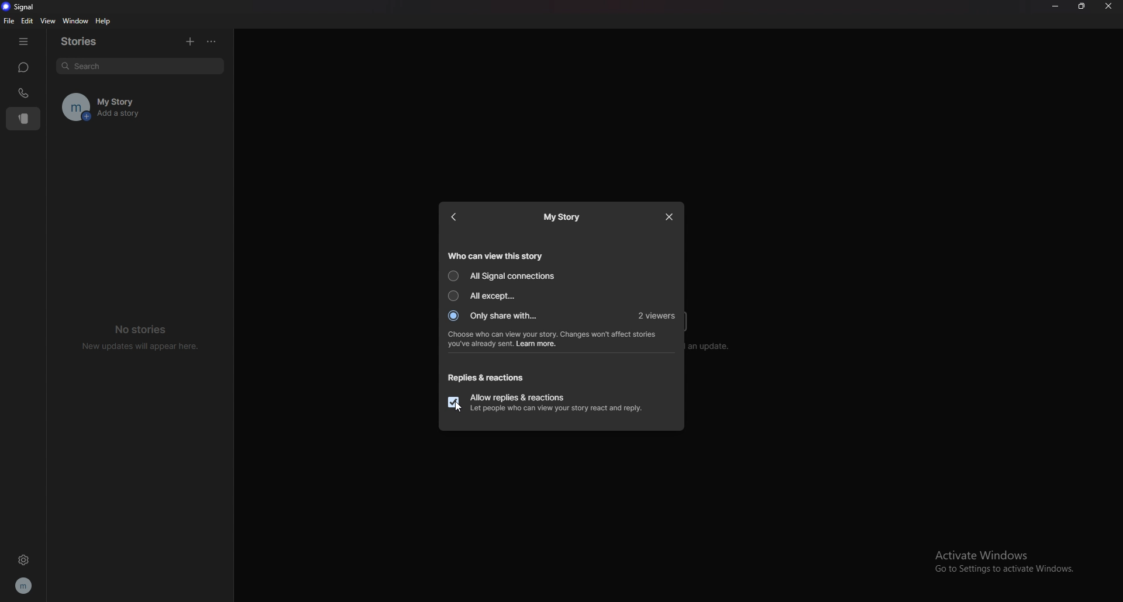  I want to click on my story, so click(156, 98).